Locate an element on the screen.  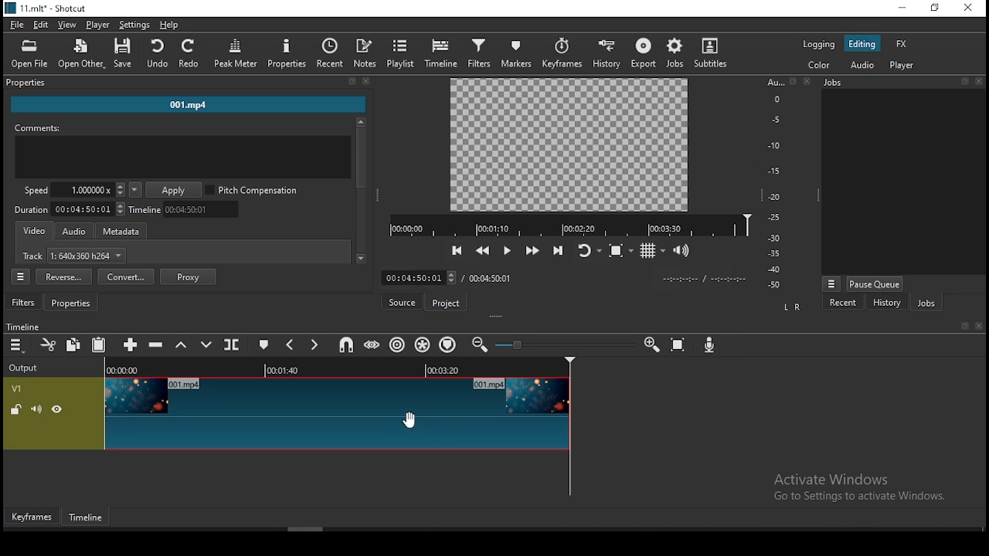
ripple is located at coordinates (396, 344).